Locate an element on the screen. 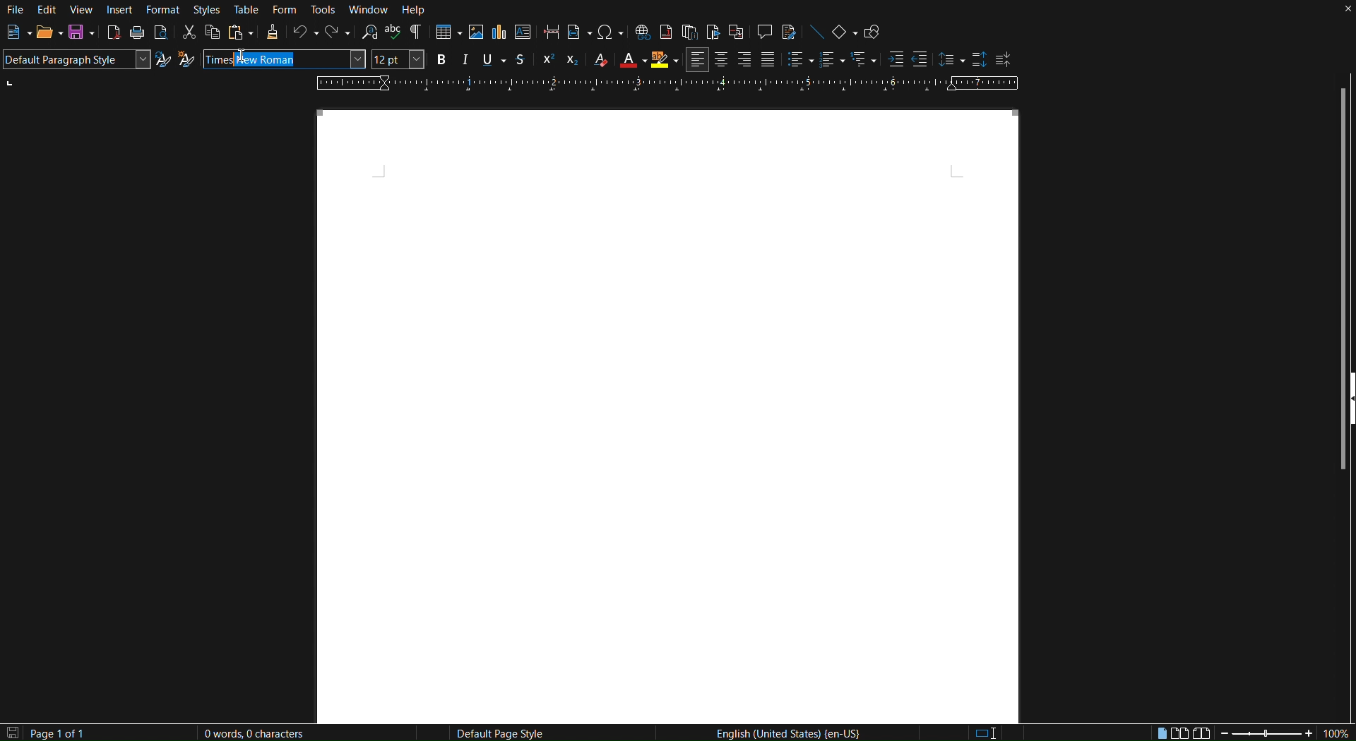 The height and width of the screenshot is (741, 1356). Styles is located at coordinates (205, 10).